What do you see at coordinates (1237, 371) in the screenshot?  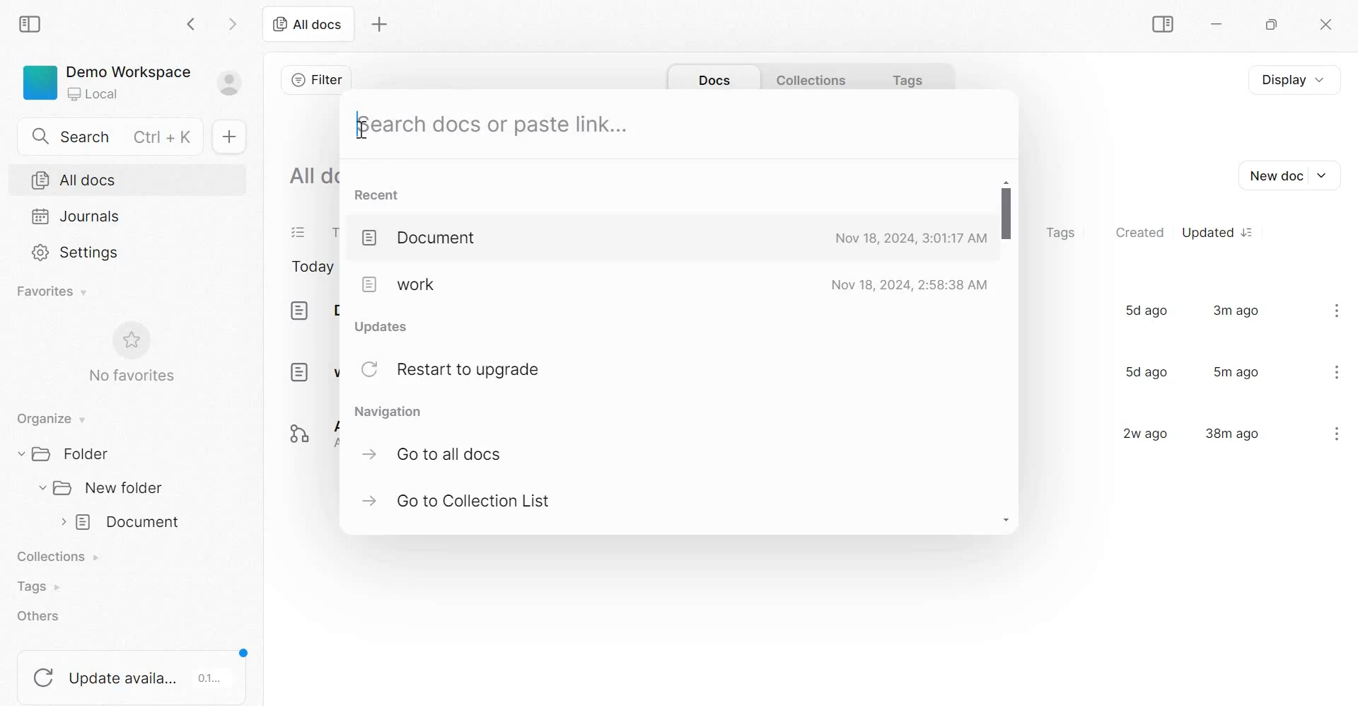 I see `5m ago` at bounding box center [1237, 371].